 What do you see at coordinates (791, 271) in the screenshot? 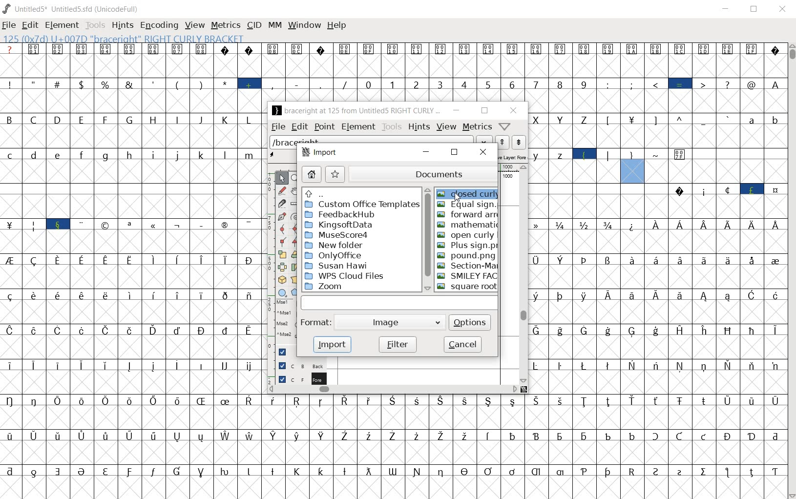
I see `SCROLLBAR` at bounding box center [791, 271].